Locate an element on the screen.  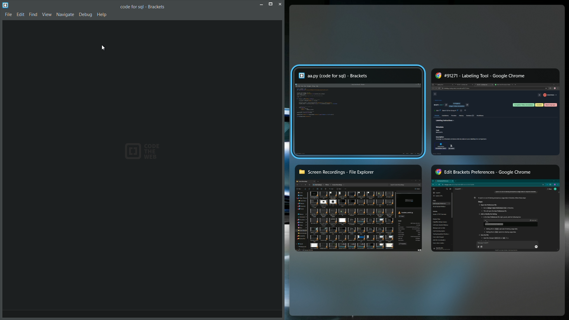
View is located at coordinates (47, 15).